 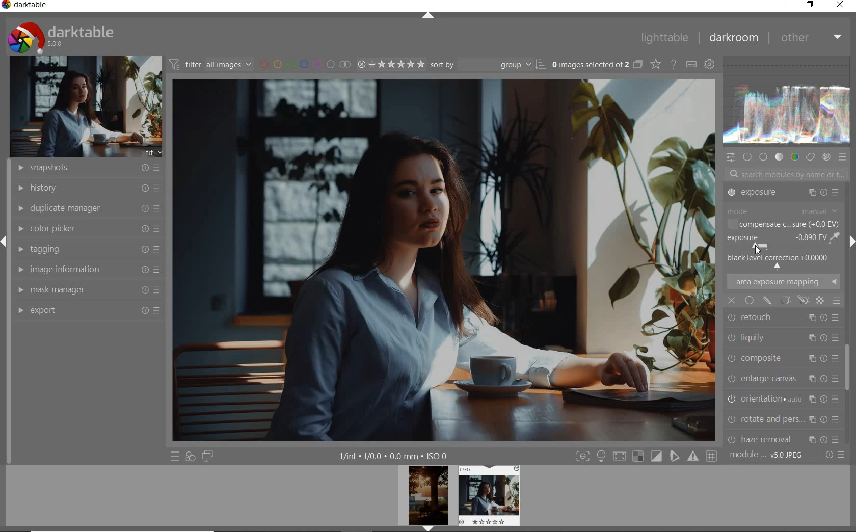 I want to click on SELECTED  IMAGE RANGE RATING, so click(x=390, y=64).